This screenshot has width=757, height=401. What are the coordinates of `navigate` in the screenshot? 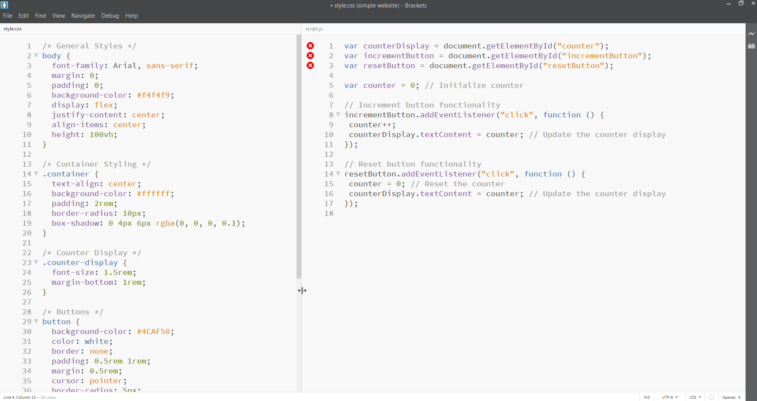 It's located at (83, 16).